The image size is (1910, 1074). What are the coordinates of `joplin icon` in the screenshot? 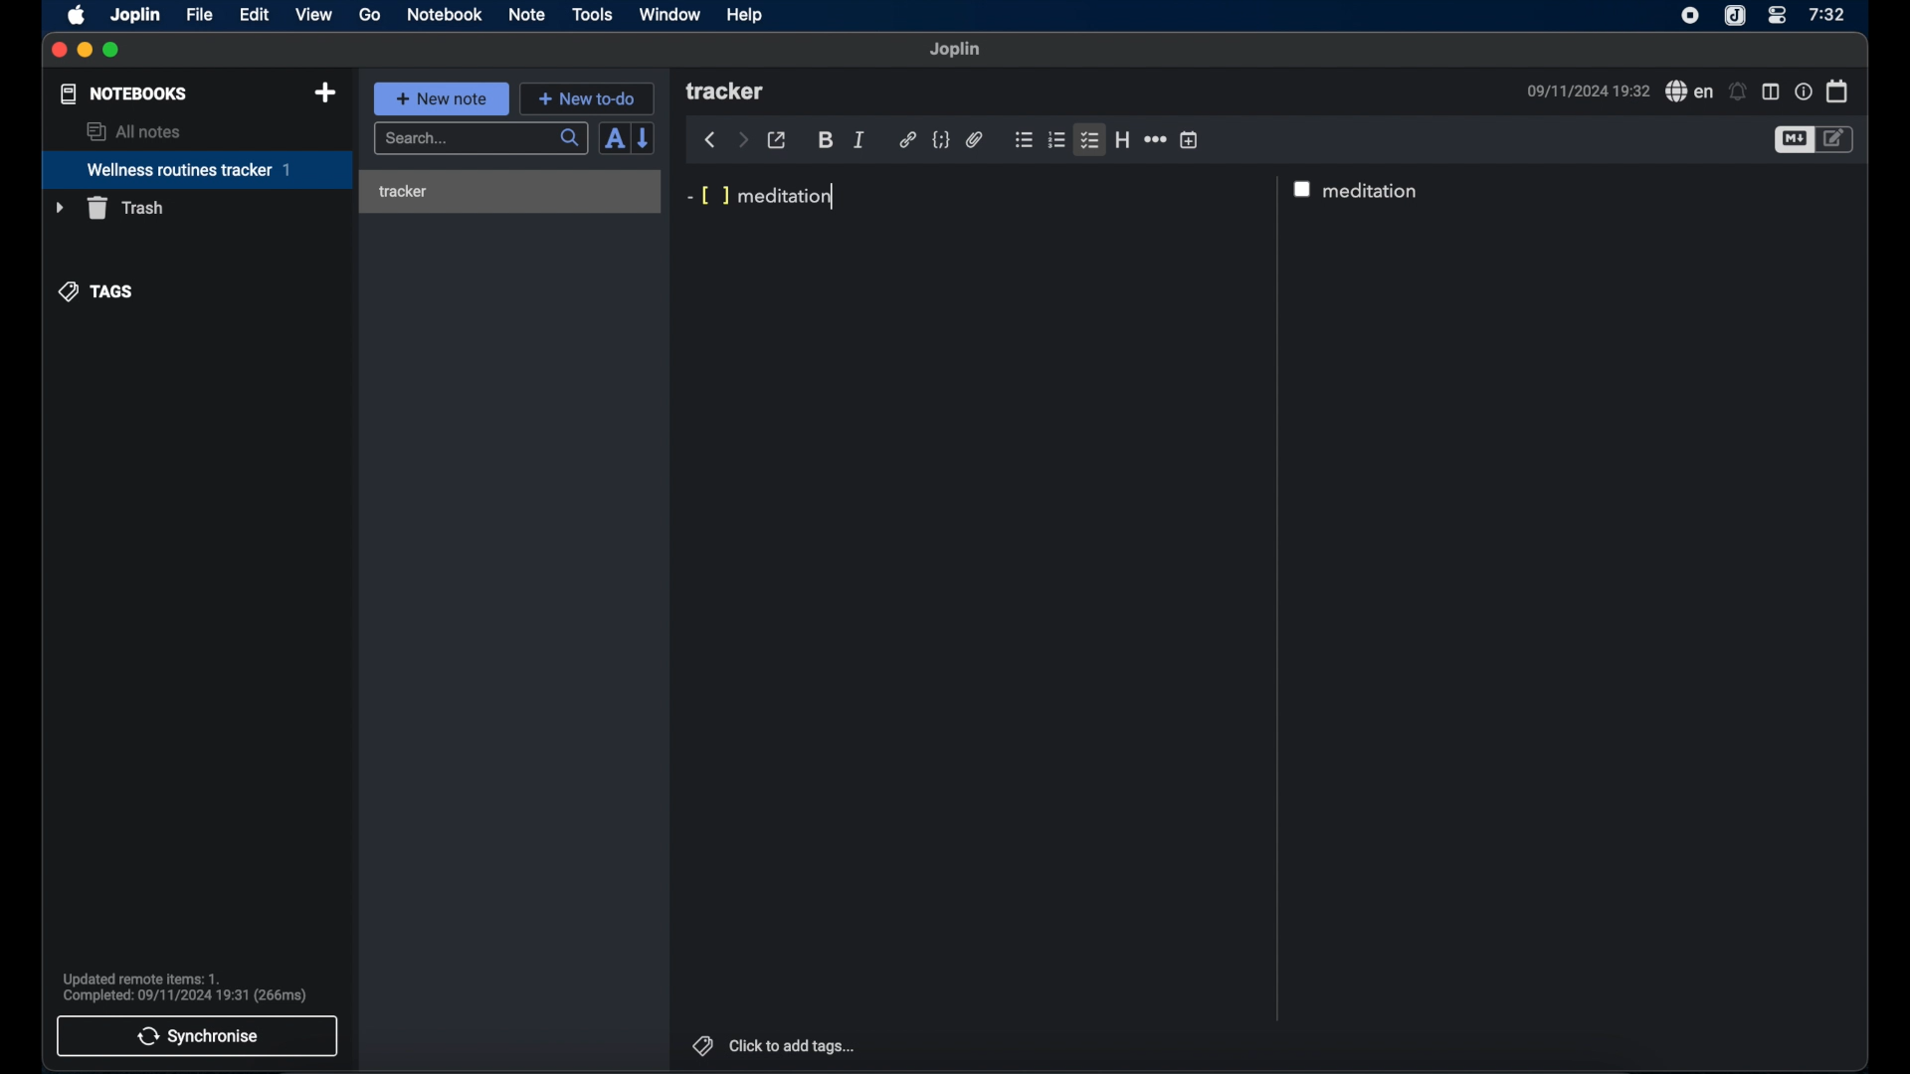 It's located at (1736, 16).